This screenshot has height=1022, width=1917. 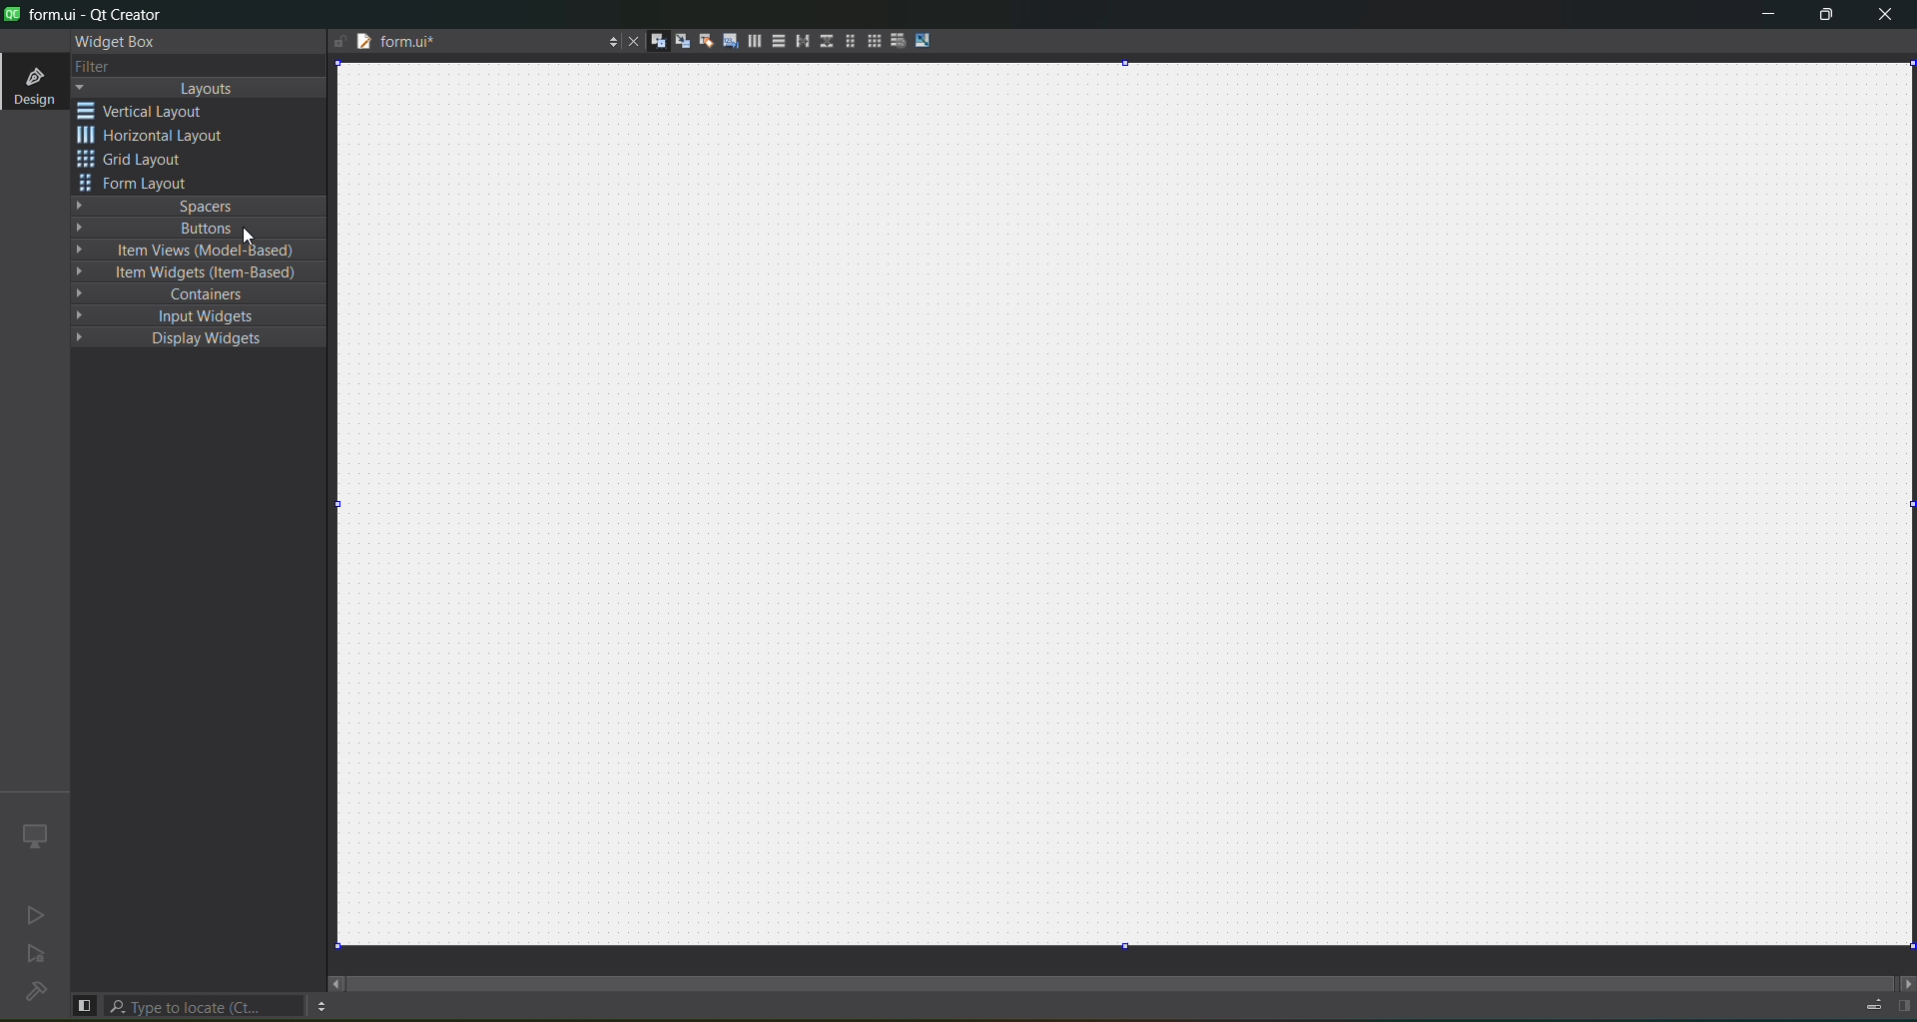 What do you see at coordinates (608, 39) in the screenshot?
I see `options` at bounding box center [608, 39].